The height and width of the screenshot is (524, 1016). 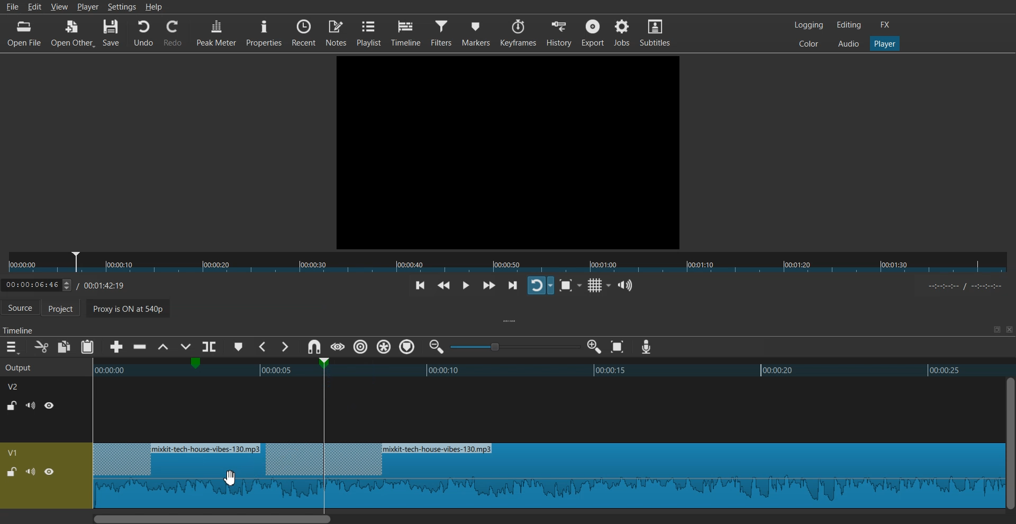 What do you see at coordinates (597, 286) in the screenshot?
I see `Toggle grid display on the player` at bounding box center [597, 286].